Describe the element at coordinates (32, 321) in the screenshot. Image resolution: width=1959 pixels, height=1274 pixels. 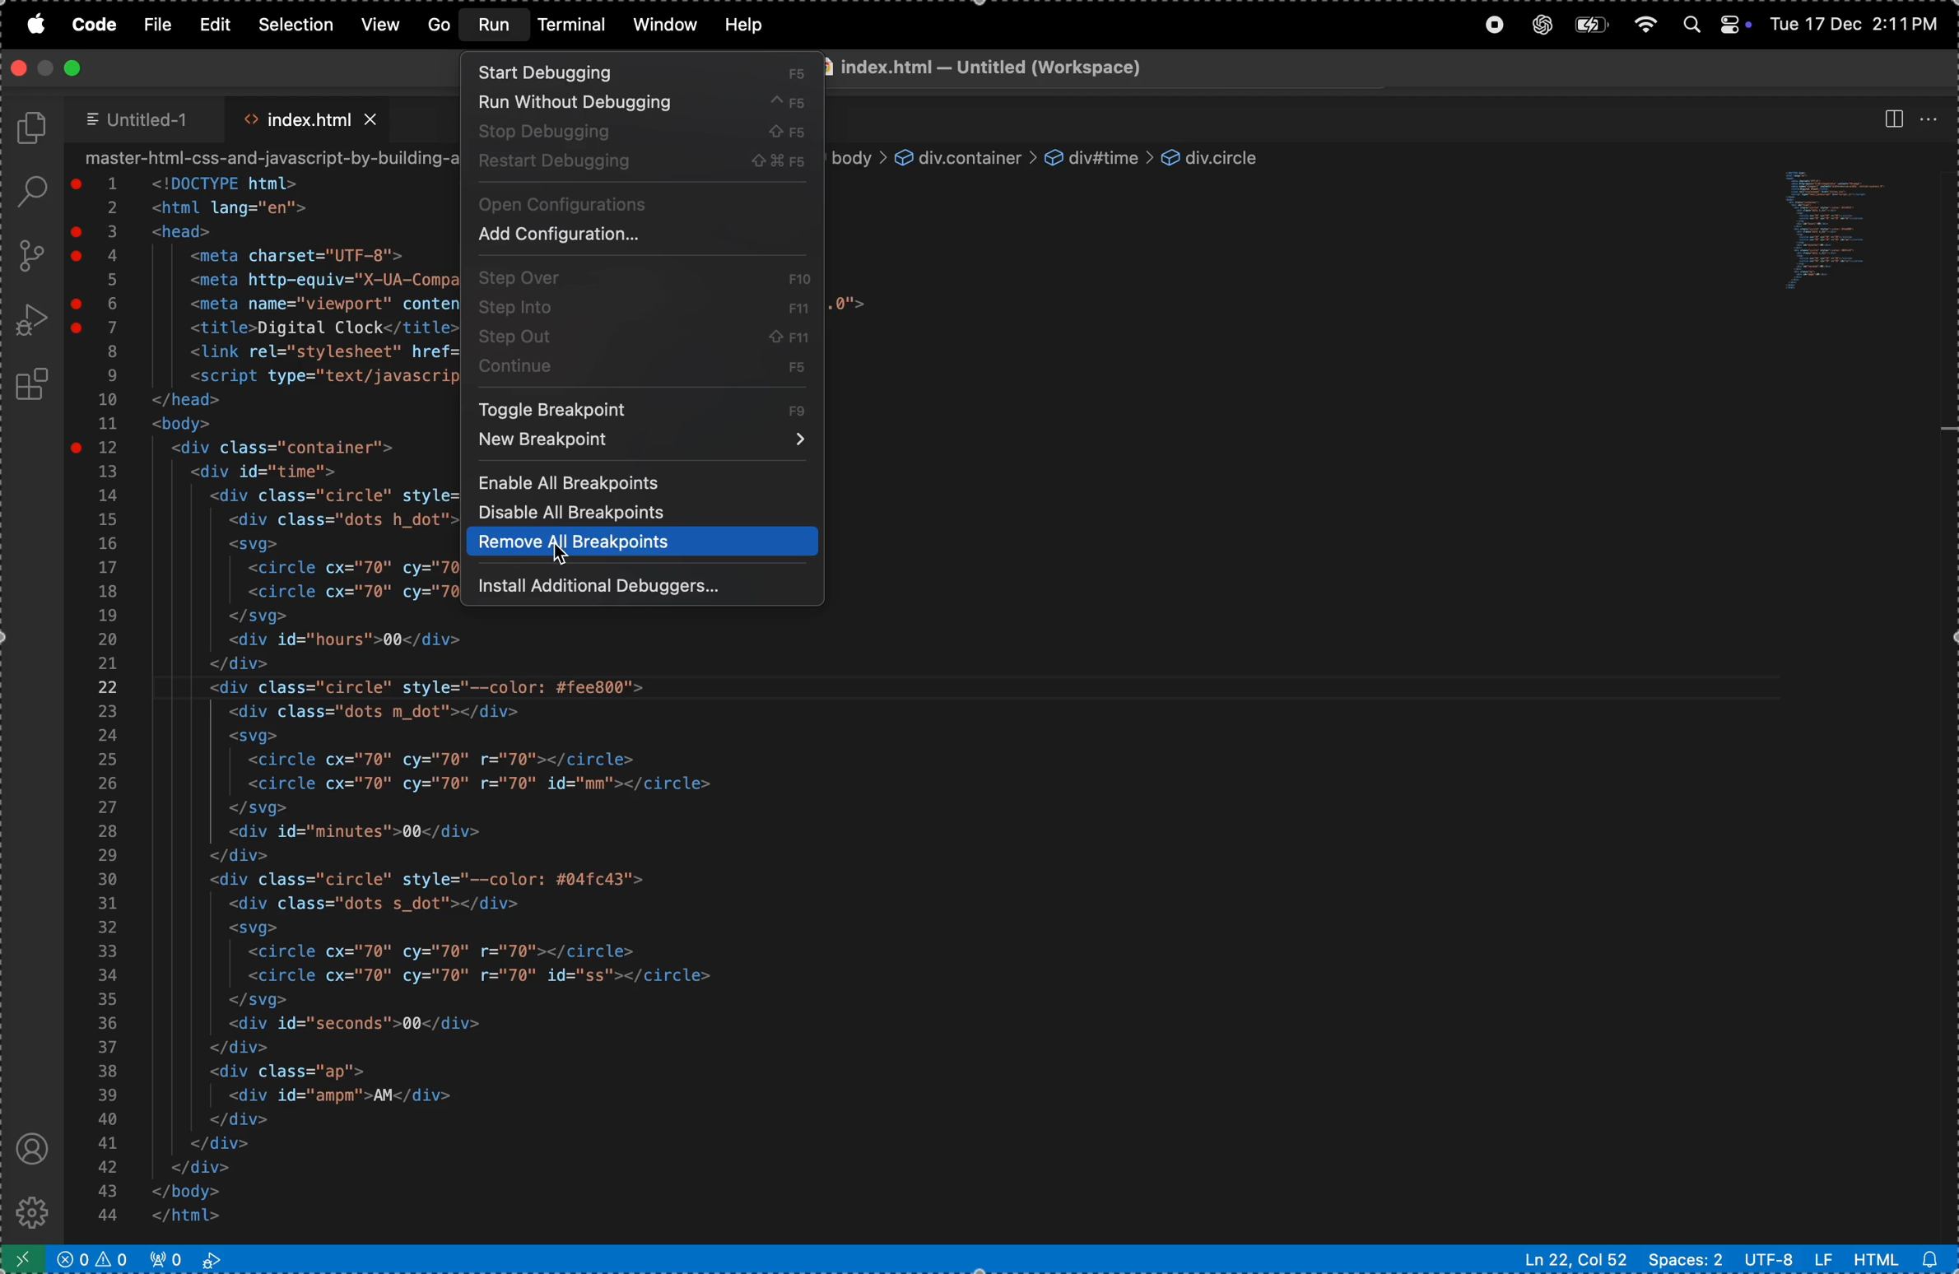
I see `run debug` at that location.